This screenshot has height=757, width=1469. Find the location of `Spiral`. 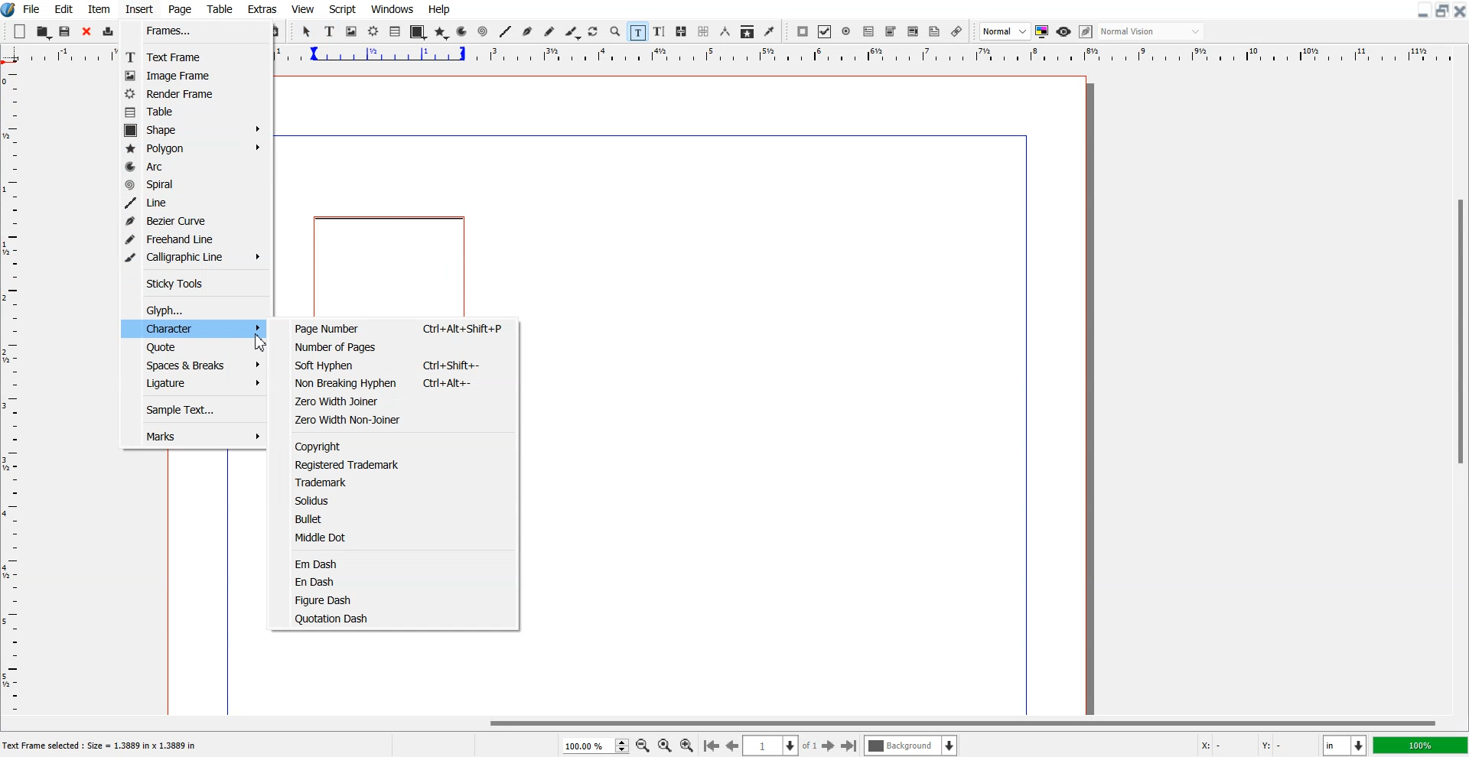

Spiral is located at coordinates (482, 32).